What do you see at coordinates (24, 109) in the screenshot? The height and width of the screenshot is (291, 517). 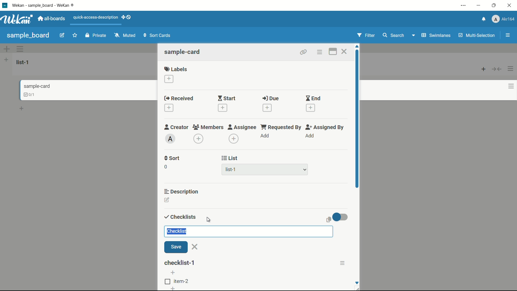 I see `add card bottom` at bounding box center [24, 109].